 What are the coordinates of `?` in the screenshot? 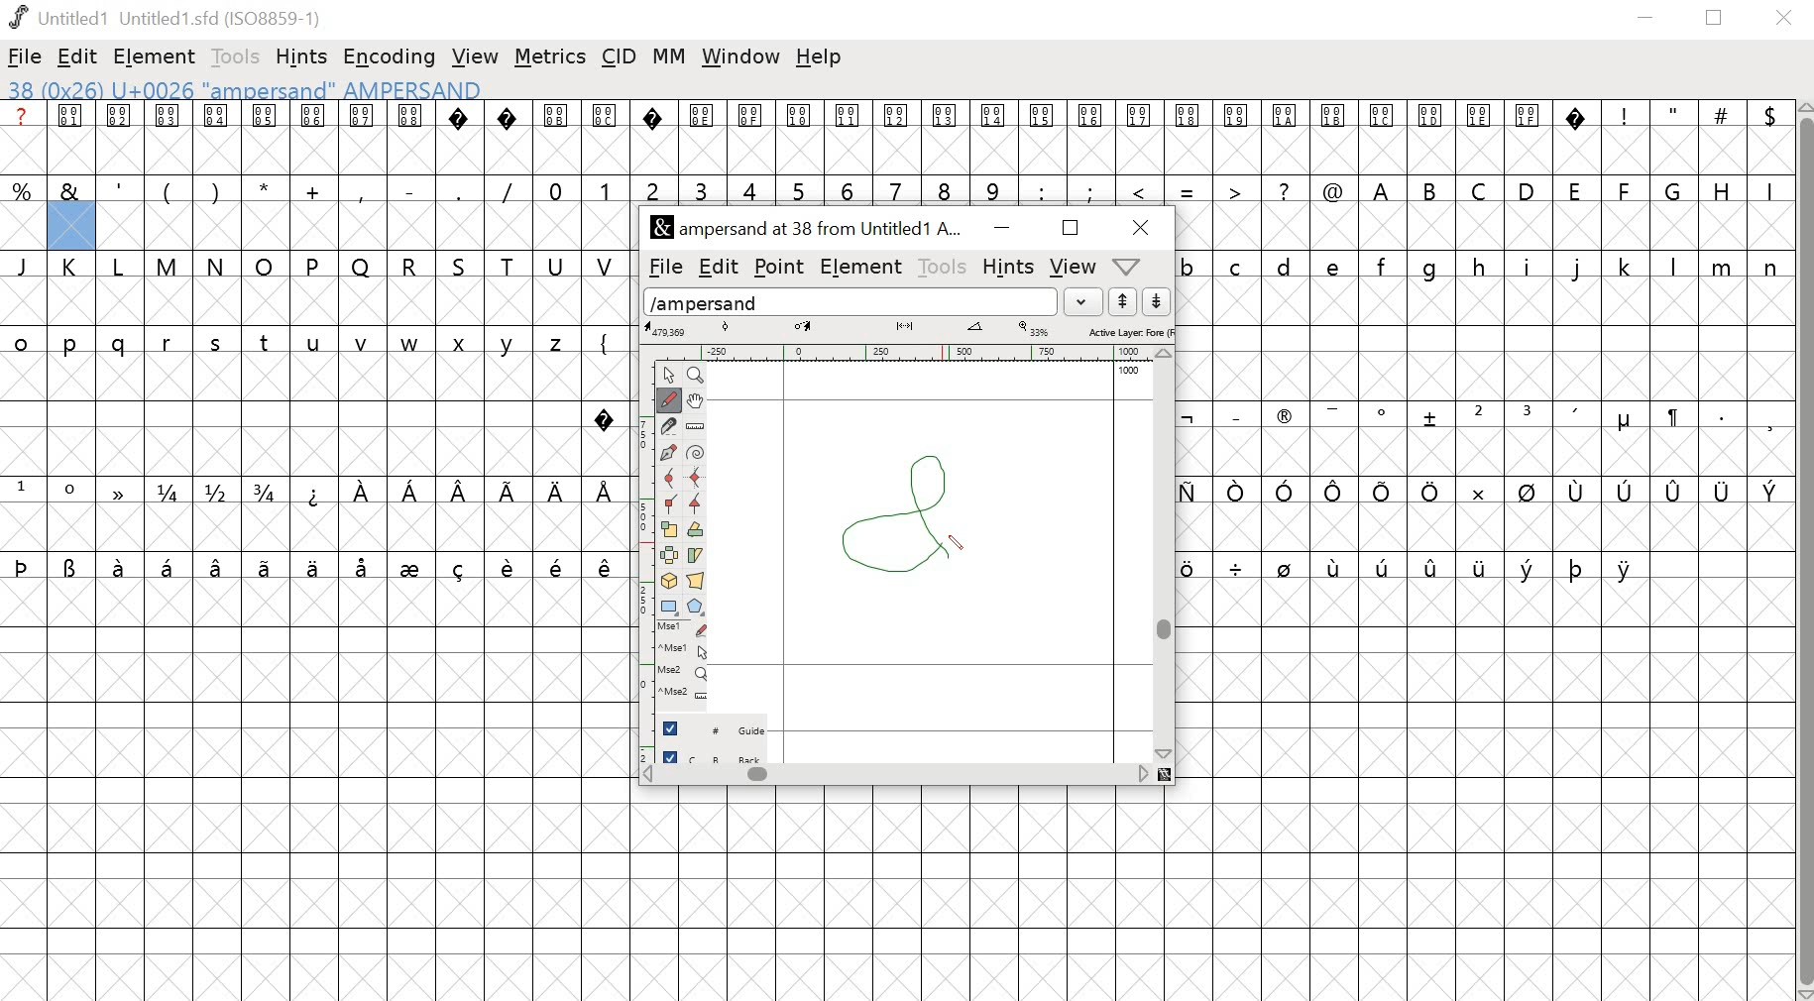 It's located at (1578, 138).